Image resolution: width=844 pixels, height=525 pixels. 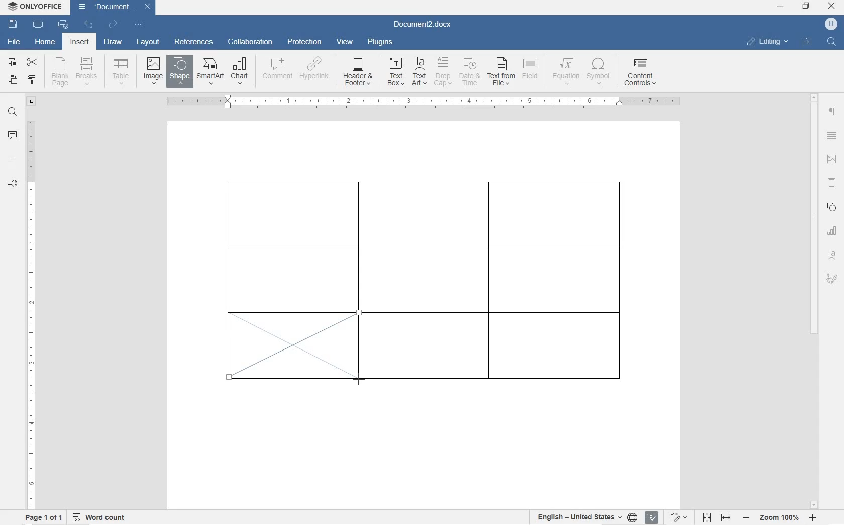 I want to click on track changes, so click(x=681, y=517).